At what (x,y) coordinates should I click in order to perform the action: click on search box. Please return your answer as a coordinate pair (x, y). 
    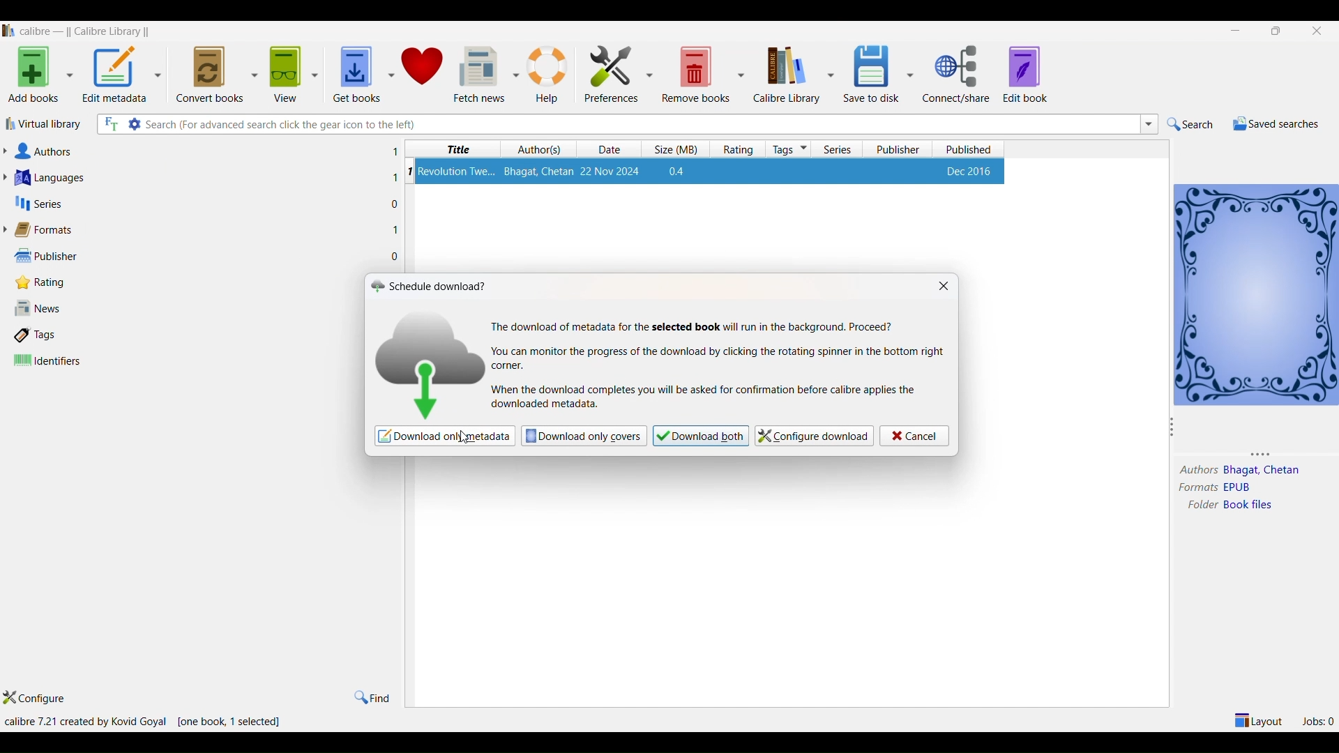
    Looking at the image, I should click on (640, 124).